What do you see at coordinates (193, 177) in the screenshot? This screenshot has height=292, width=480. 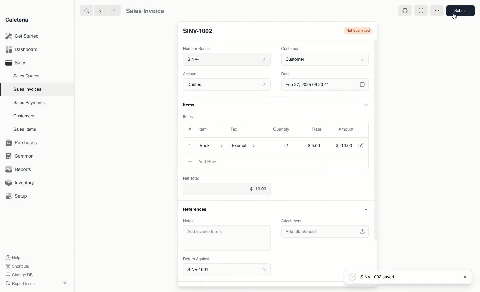 I see `Net Total` at bounding box center [193, 177].